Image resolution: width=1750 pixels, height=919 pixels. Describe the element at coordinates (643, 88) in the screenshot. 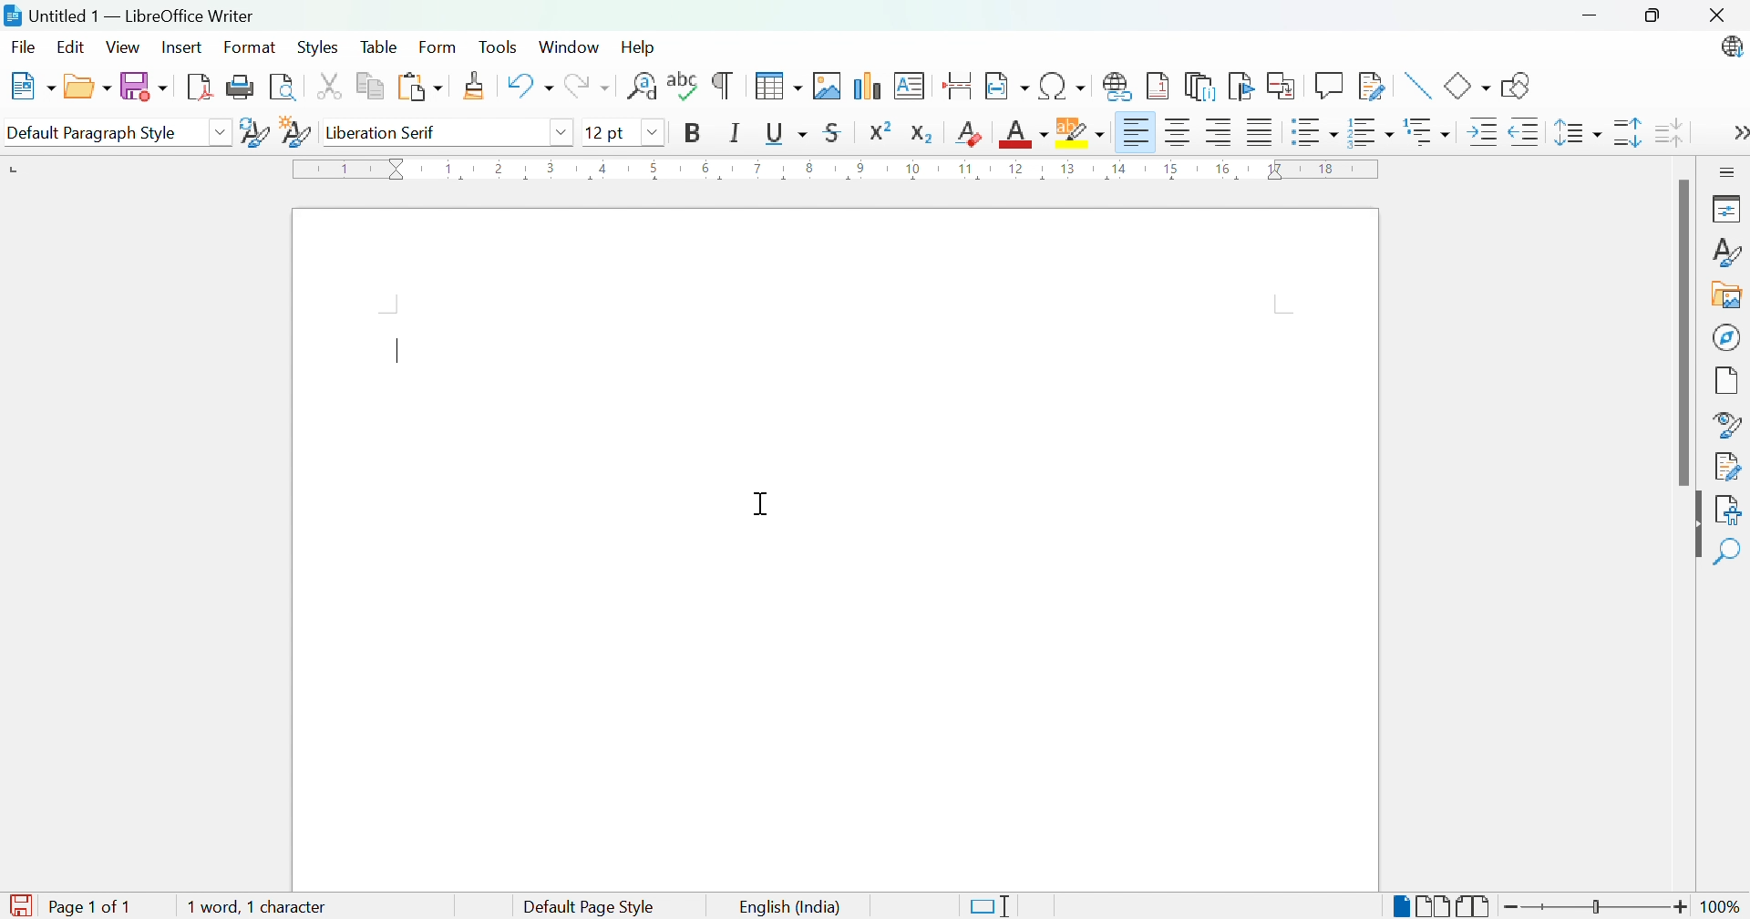

I see `Find and replace` at that location.